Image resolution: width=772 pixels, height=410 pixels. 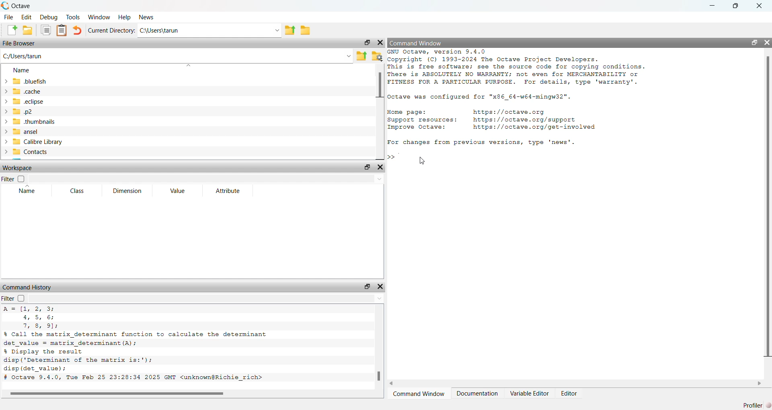 I want to click on one directory up, so click(x=290, y=30).